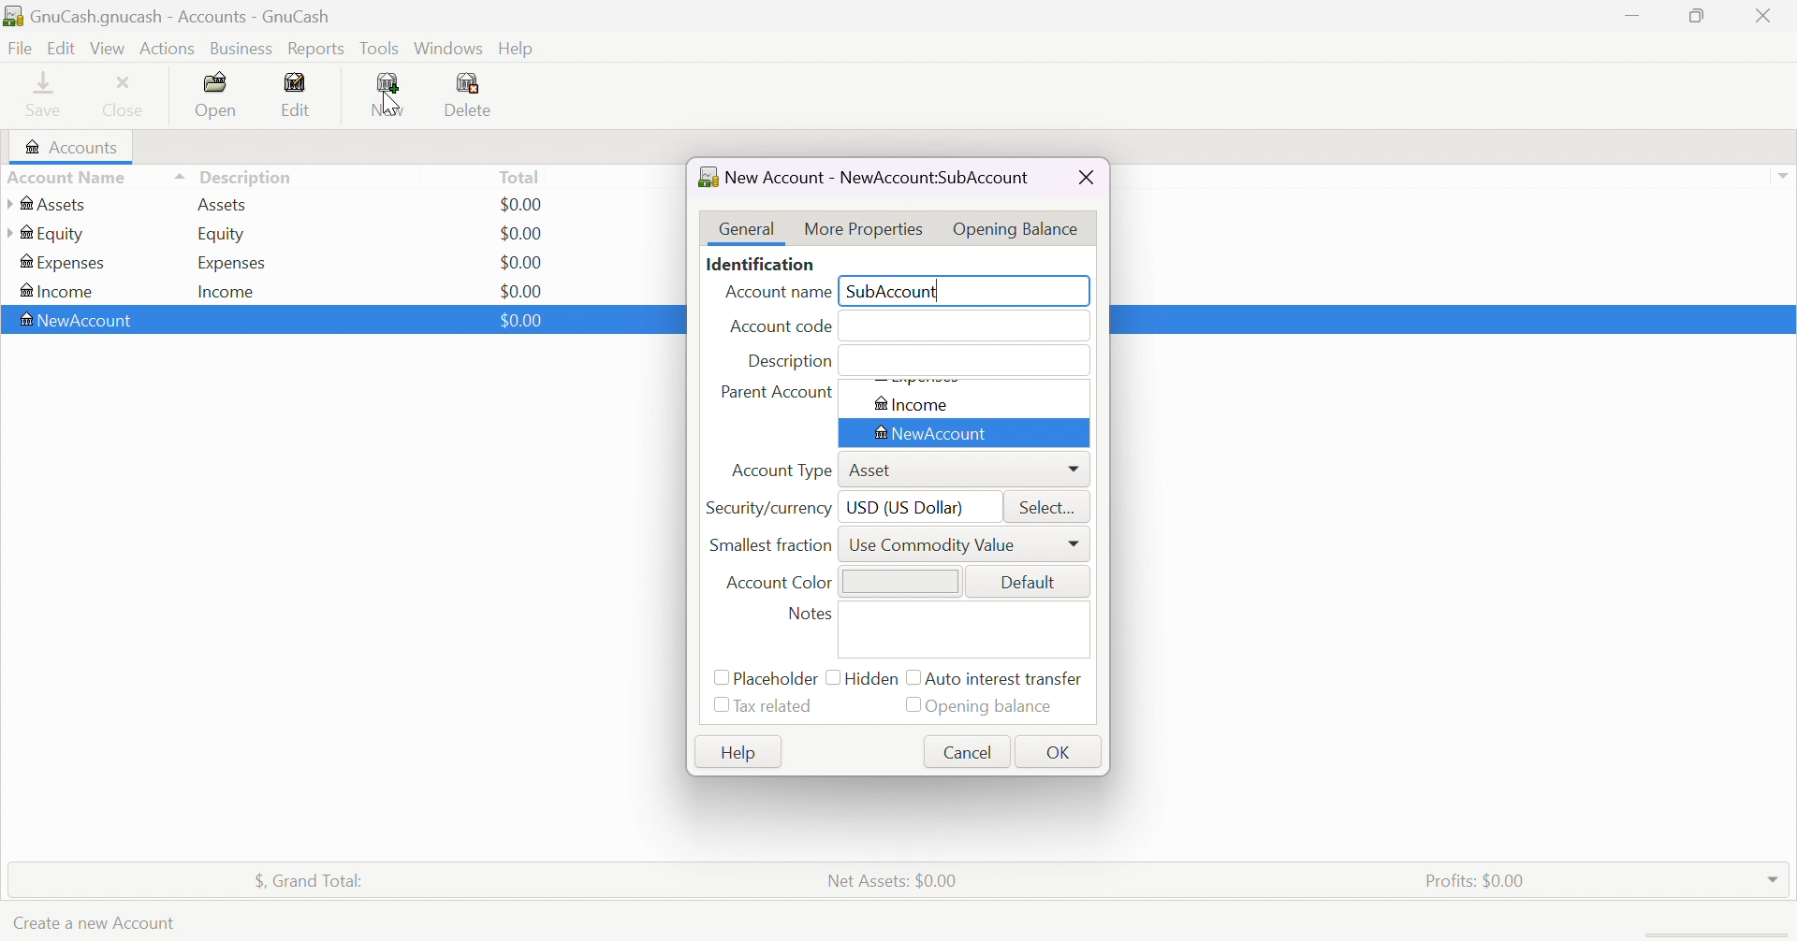  What do you see at coordinates (832, 680) in the screenshot?
I see `Checkbox` at bounding box center [832, 680].